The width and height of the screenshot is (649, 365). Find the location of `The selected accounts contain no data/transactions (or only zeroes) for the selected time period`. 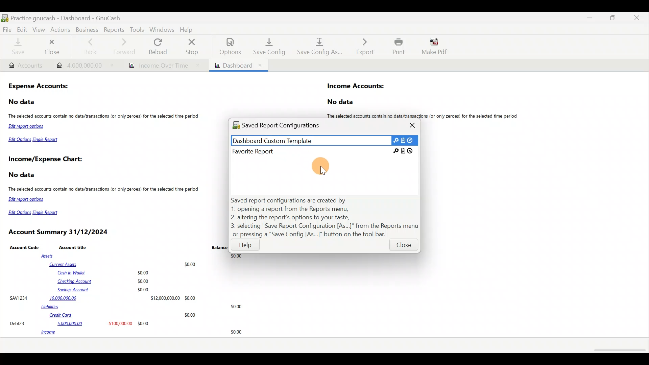

The selected accounts contain no data/transactions (or only zeroes) for the selected time period is located at coordinates (105, 117).